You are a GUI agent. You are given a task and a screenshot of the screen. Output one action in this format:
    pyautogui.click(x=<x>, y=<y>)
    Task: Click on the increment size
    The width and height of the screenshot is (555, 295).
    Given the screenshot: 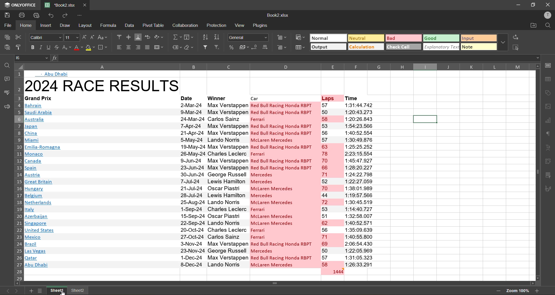 What is the action you would take?
    pyautogui.click(x=84, y=38)
    